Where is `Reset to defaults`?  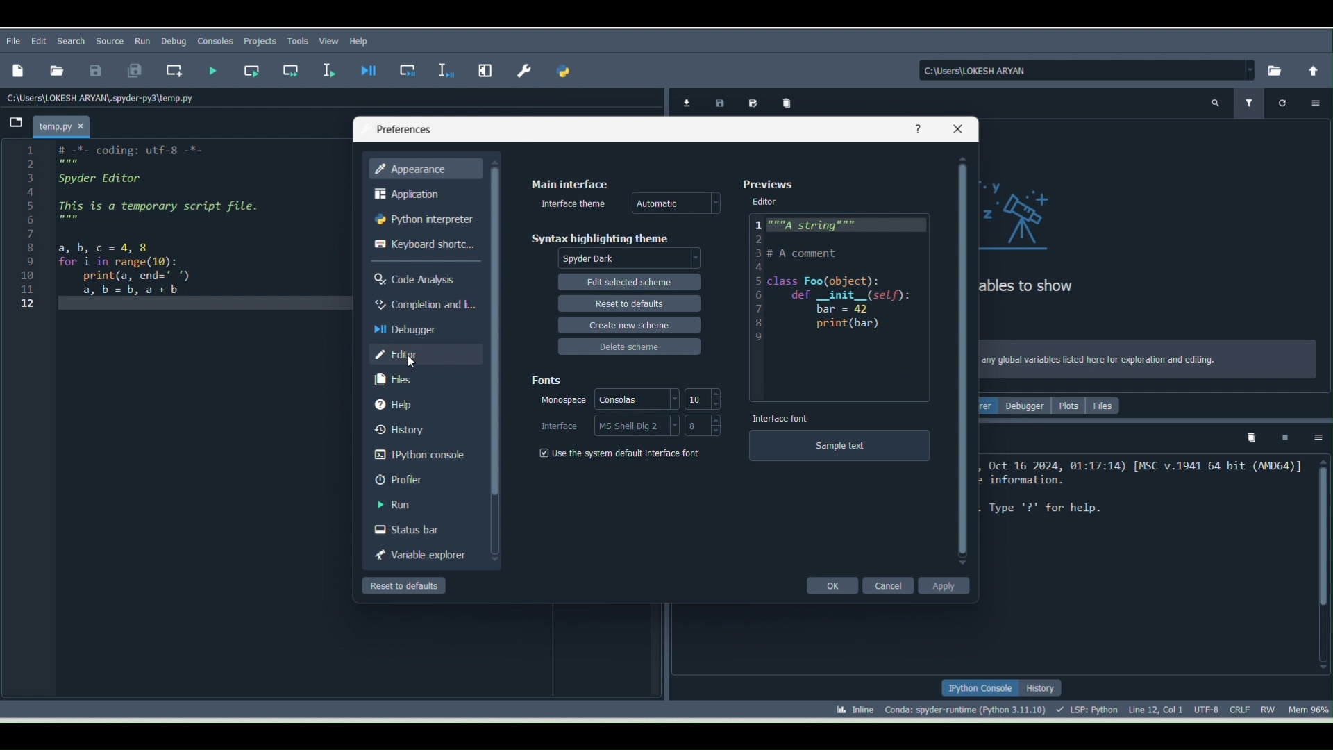 Reset to defaults is located at coordinates (628, 300).